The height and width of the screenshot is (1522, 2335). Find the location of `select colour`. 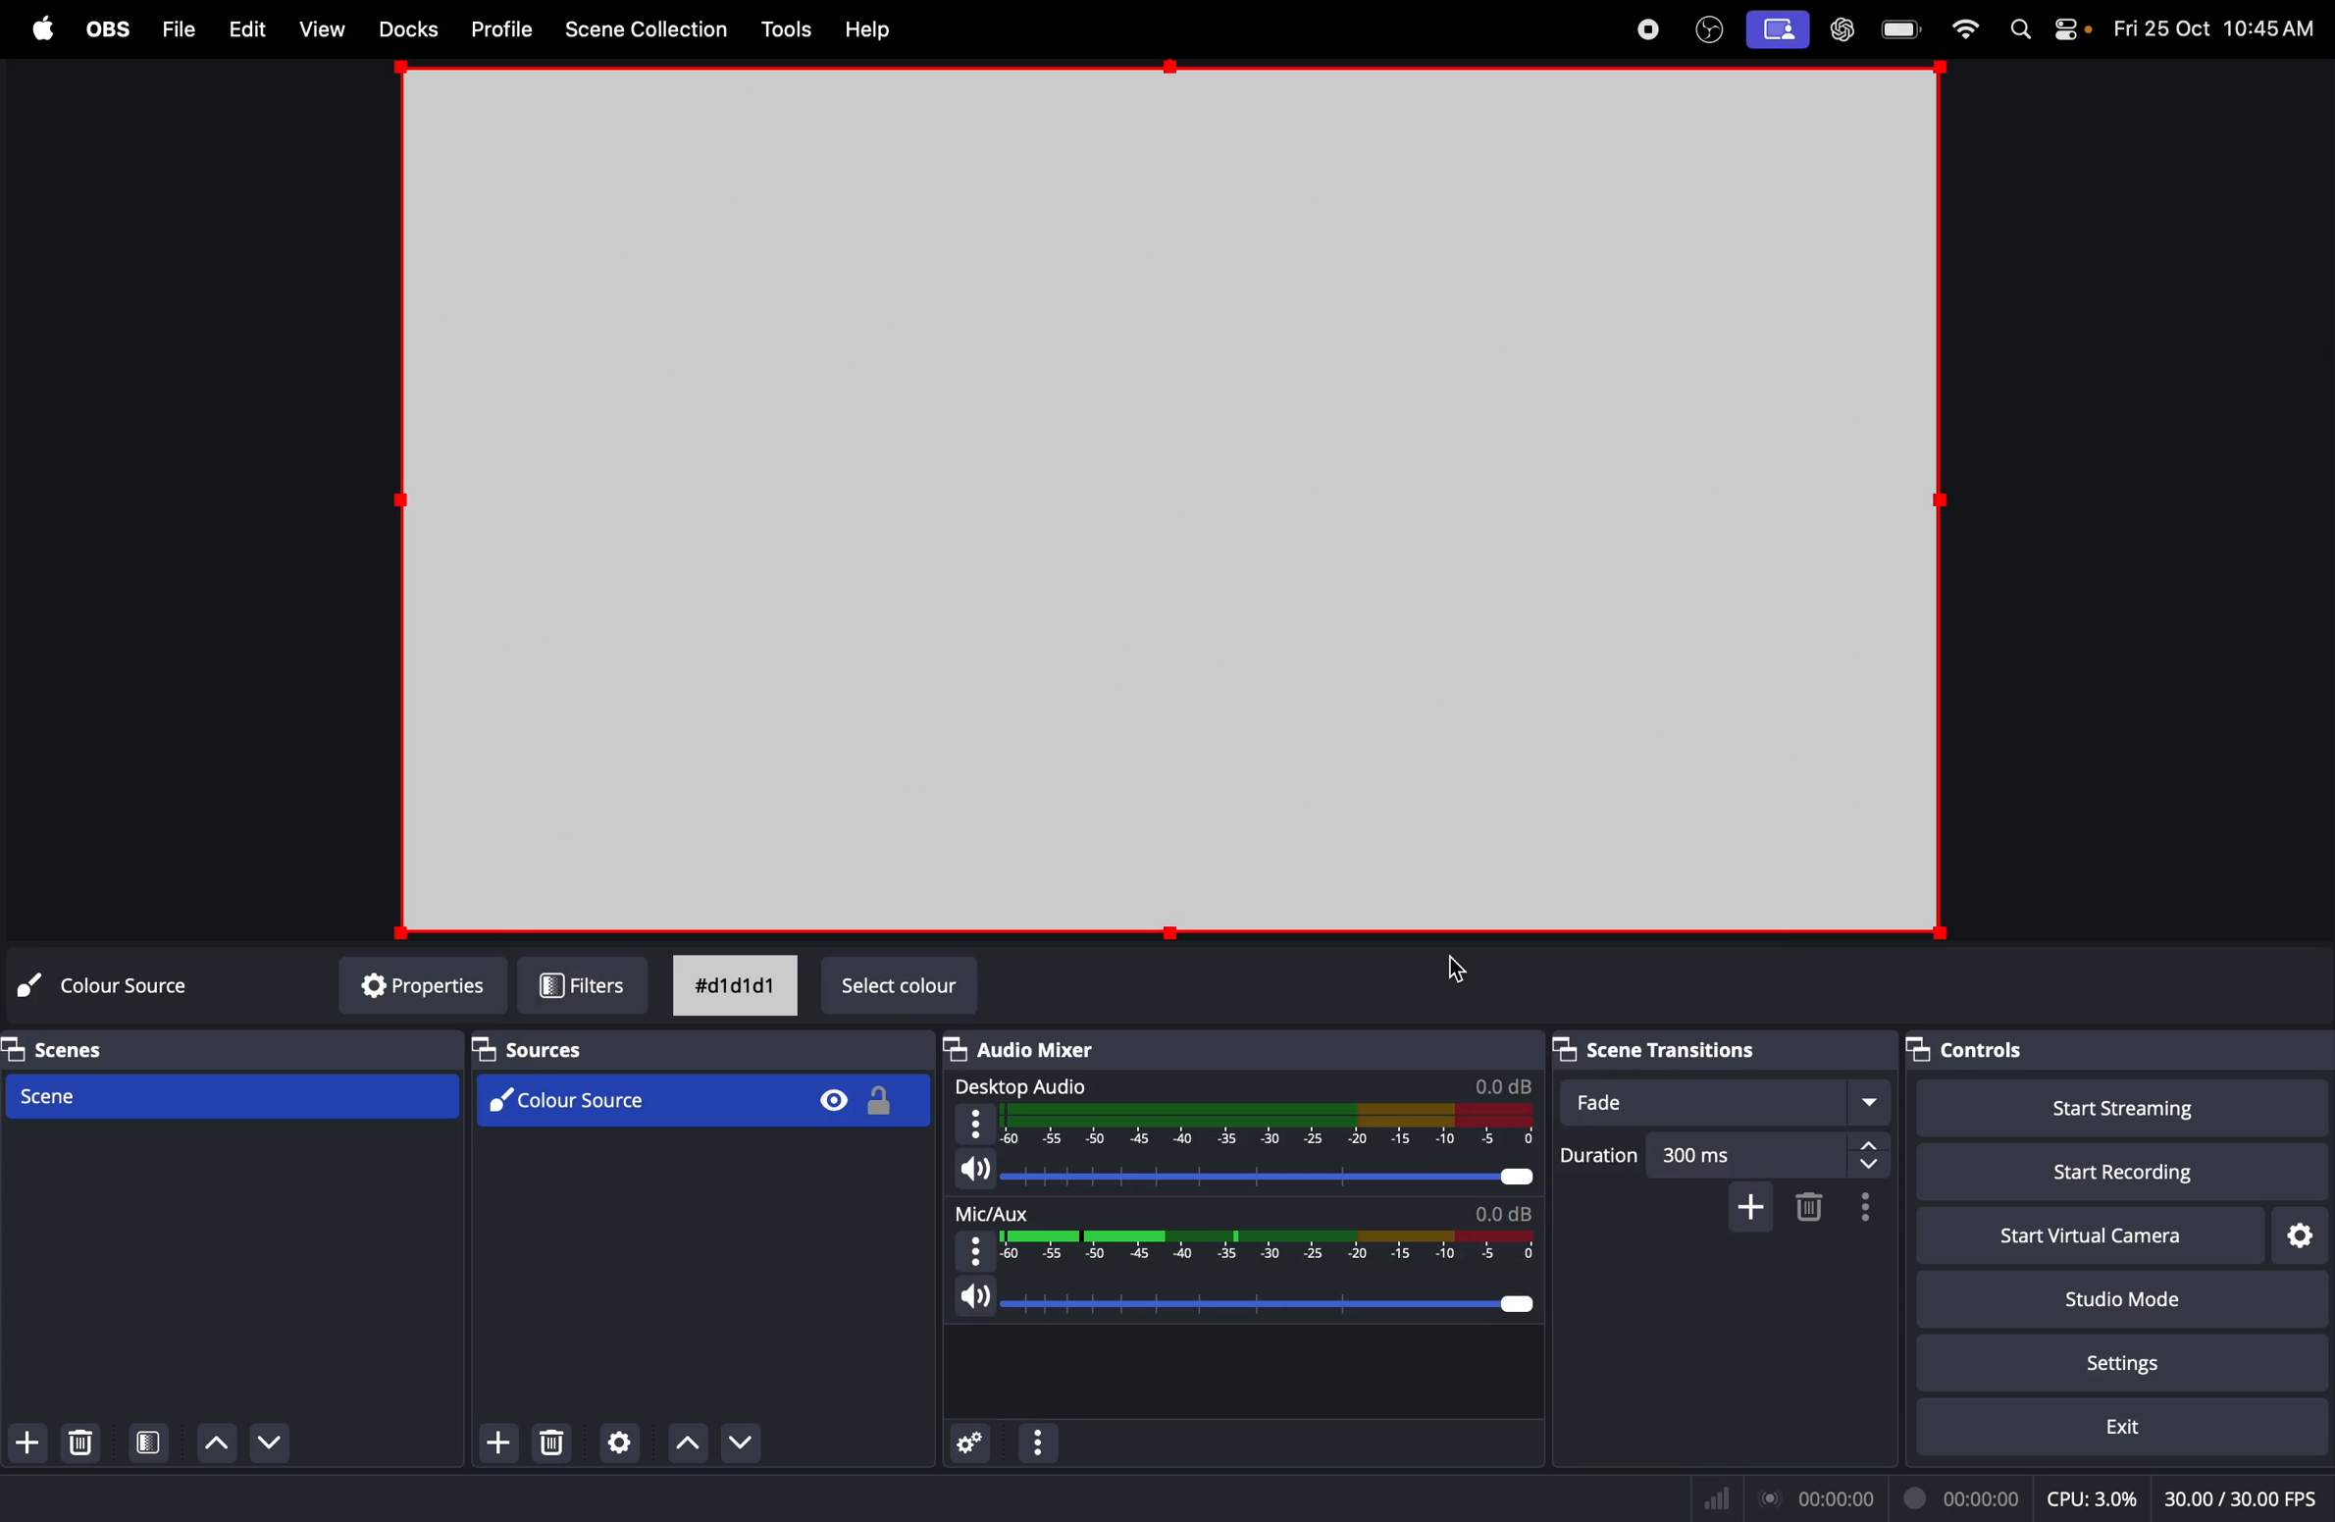

select colour is located at coordinates (900, 988).